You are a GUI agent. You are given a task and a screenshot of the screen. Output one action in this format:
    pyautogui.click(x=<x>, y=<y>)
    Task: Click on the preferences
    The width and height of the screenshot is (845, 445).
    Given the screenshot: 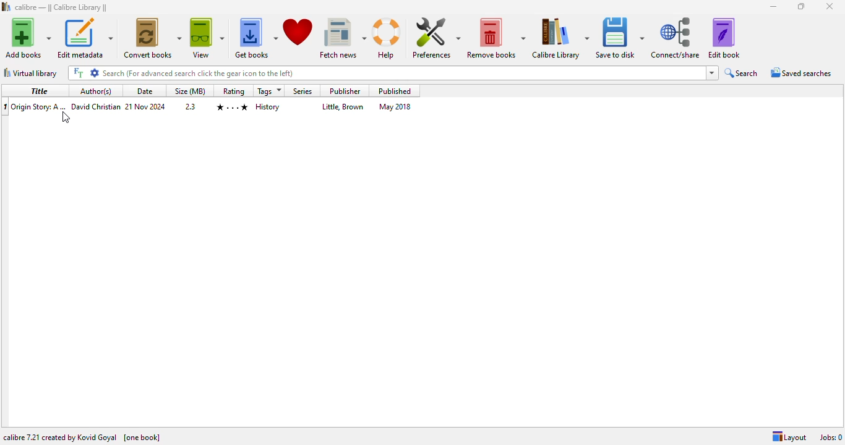 What is the action you would take?
    pyautogui.click(x=436, y=37)
    